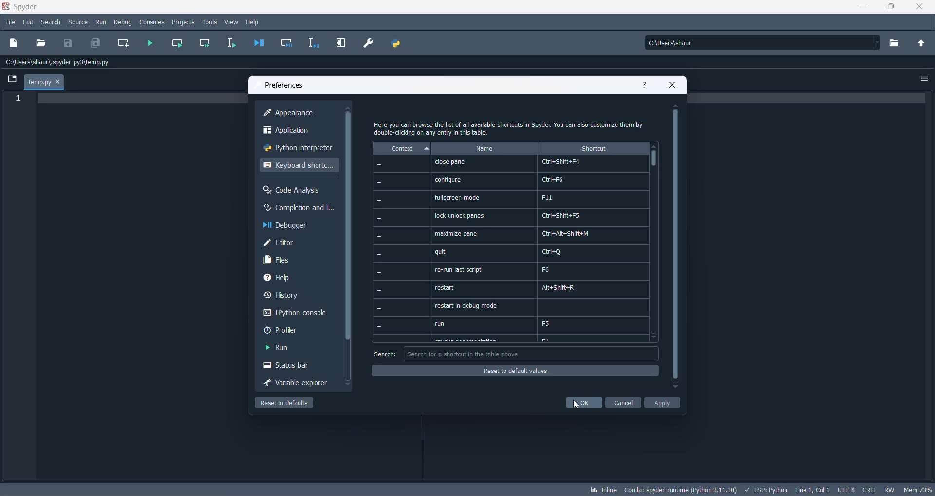 The height and width of the screenshot is (496, 935). I want to click on appearance, so click(300, 113).